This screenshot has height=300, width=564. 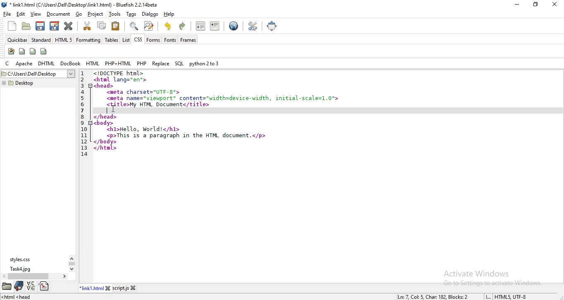 What do you see at coordinates (8, 64) in the screenshot?
I see `c` at bounding box center [8, 64].